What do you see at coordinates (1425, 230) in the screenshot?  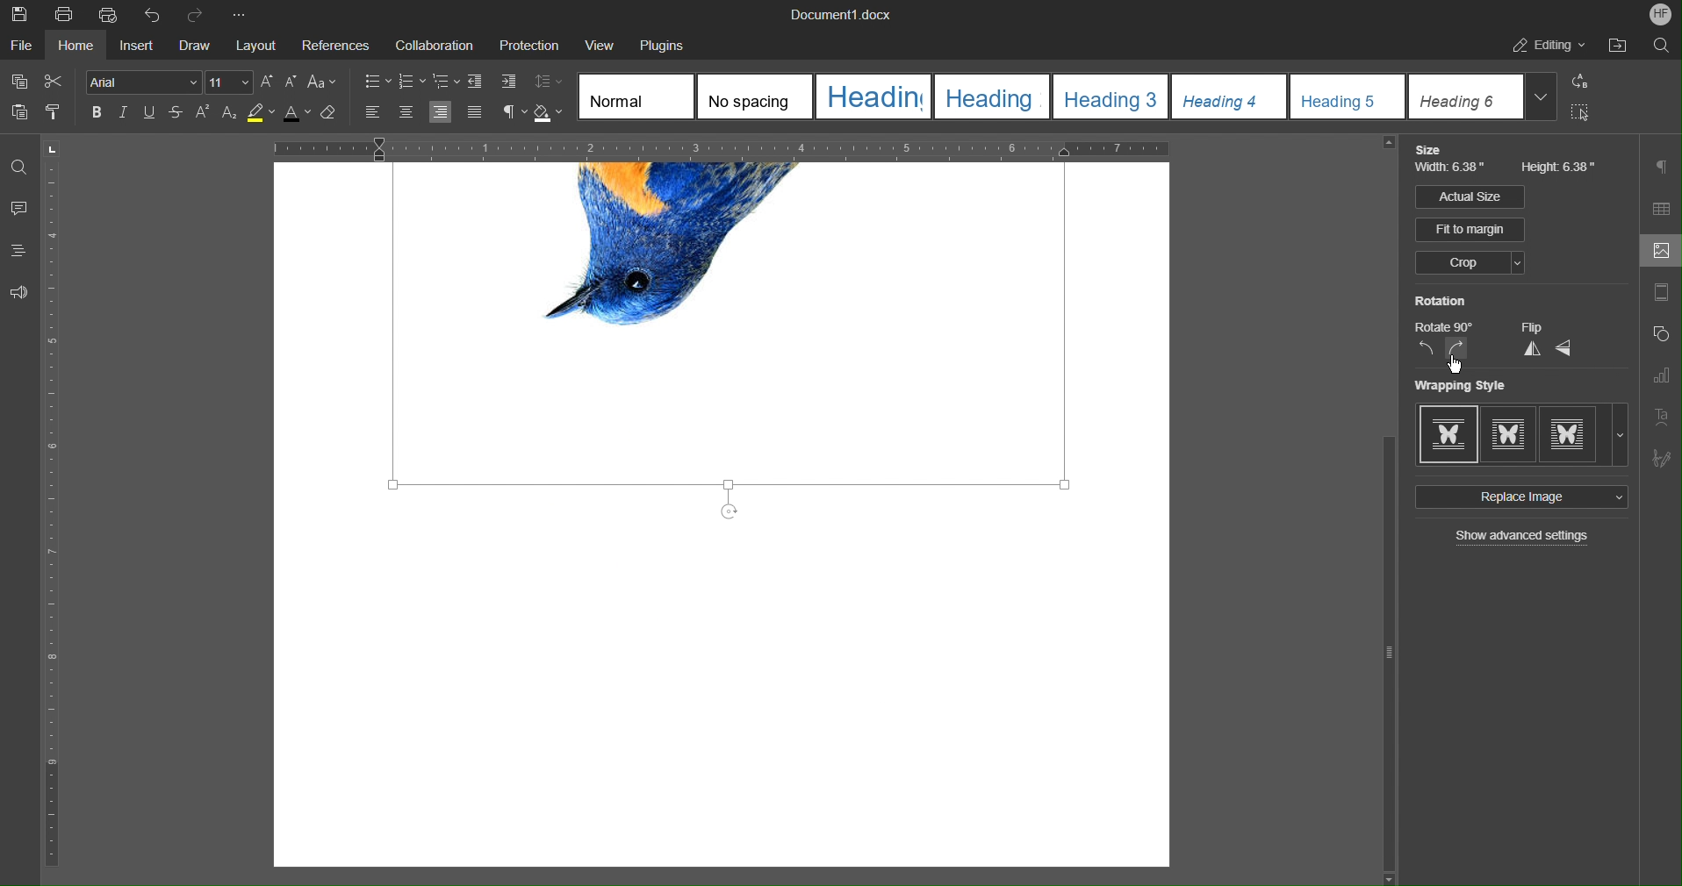 I see `Fit to margin` at bounding box center [1425, 230].